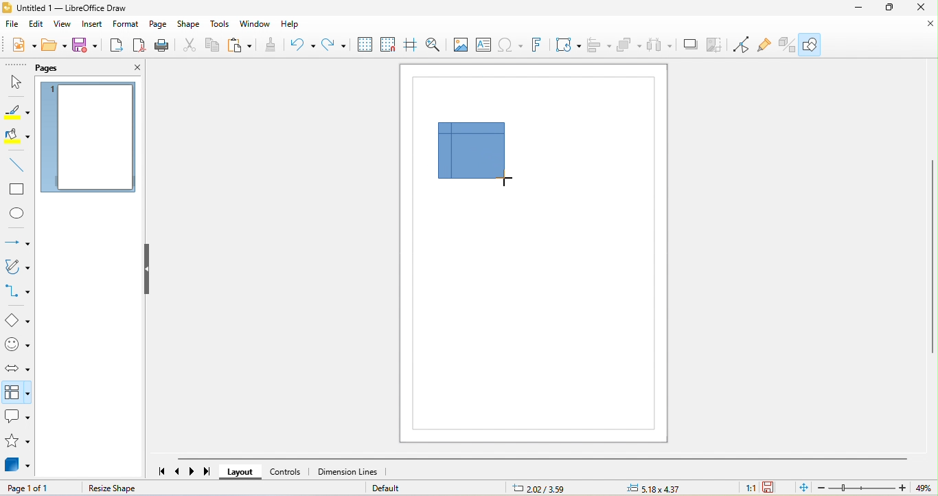 The width and height of the screenshot is (938, 496). I want to click on undo, so click(303, 45).